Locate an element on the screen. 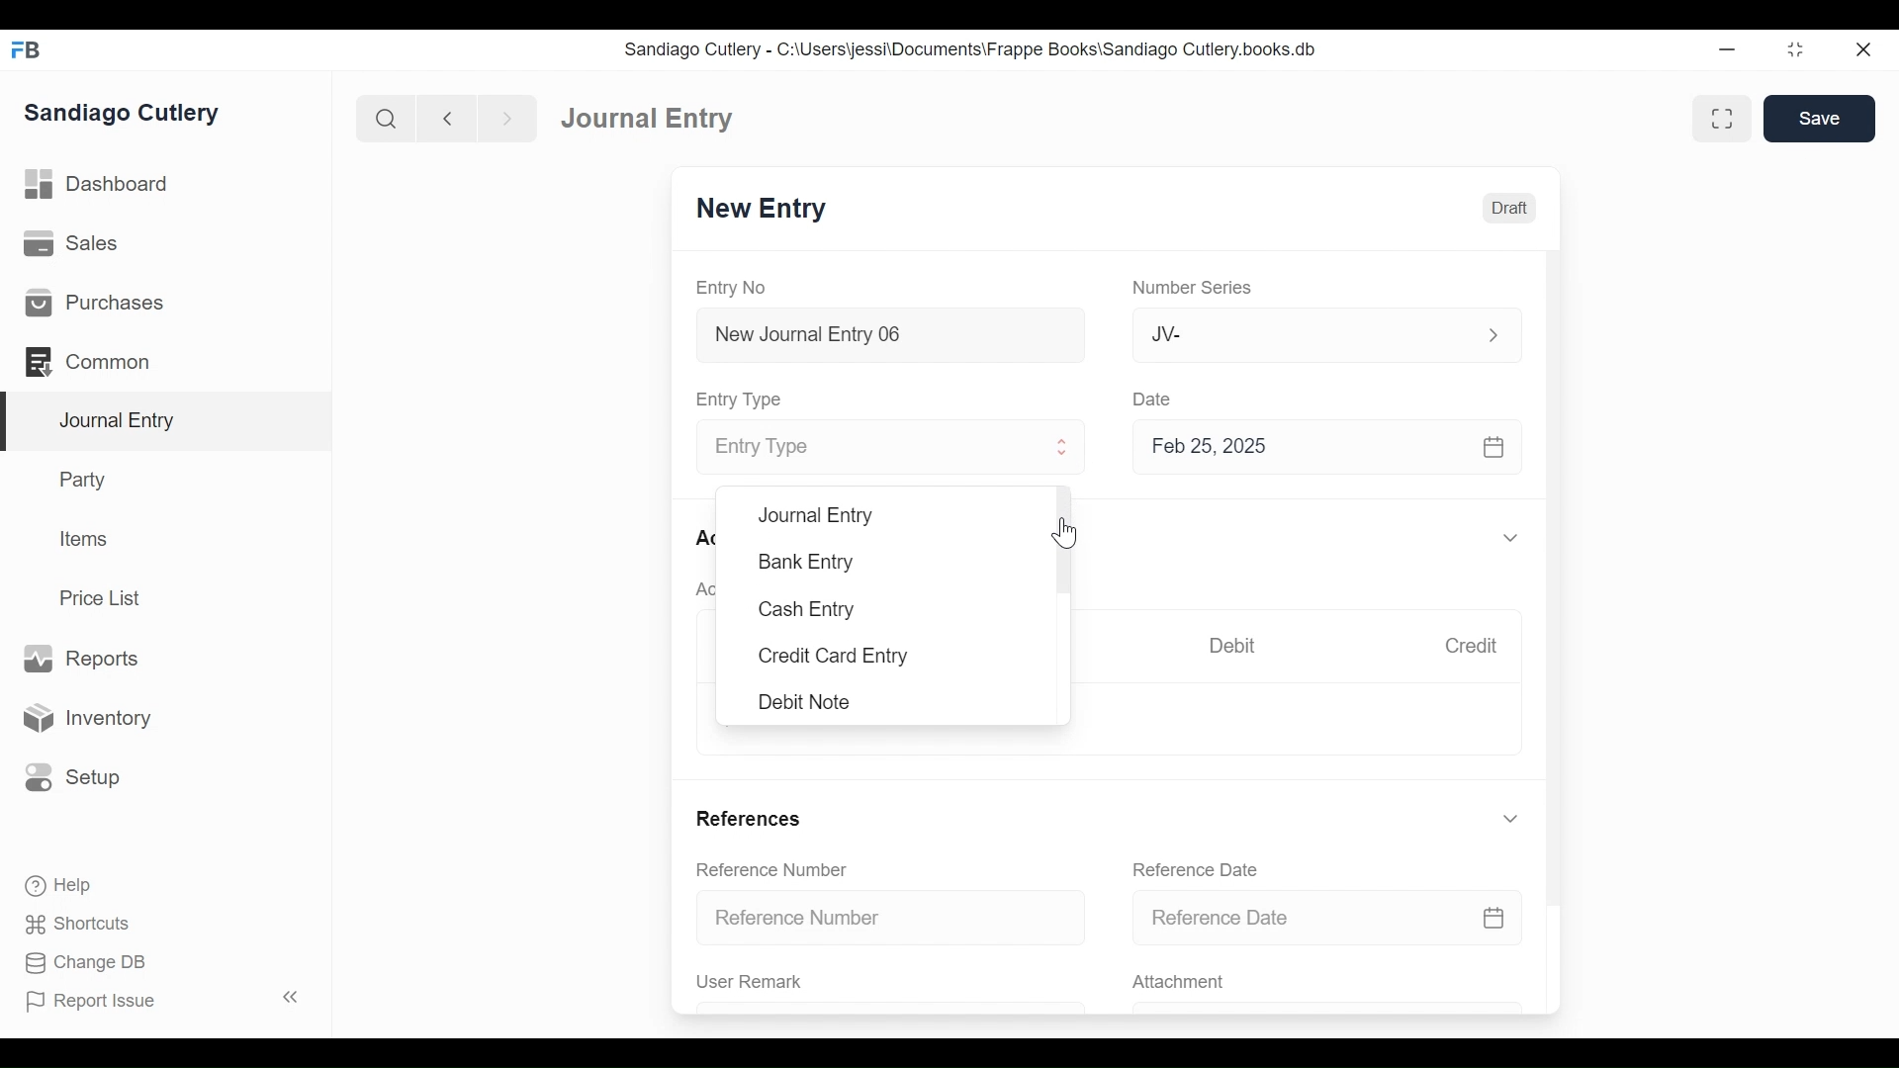 The image size is (1899, 1068). Vertical Scroll bar is located at coordinates (1064, 537).